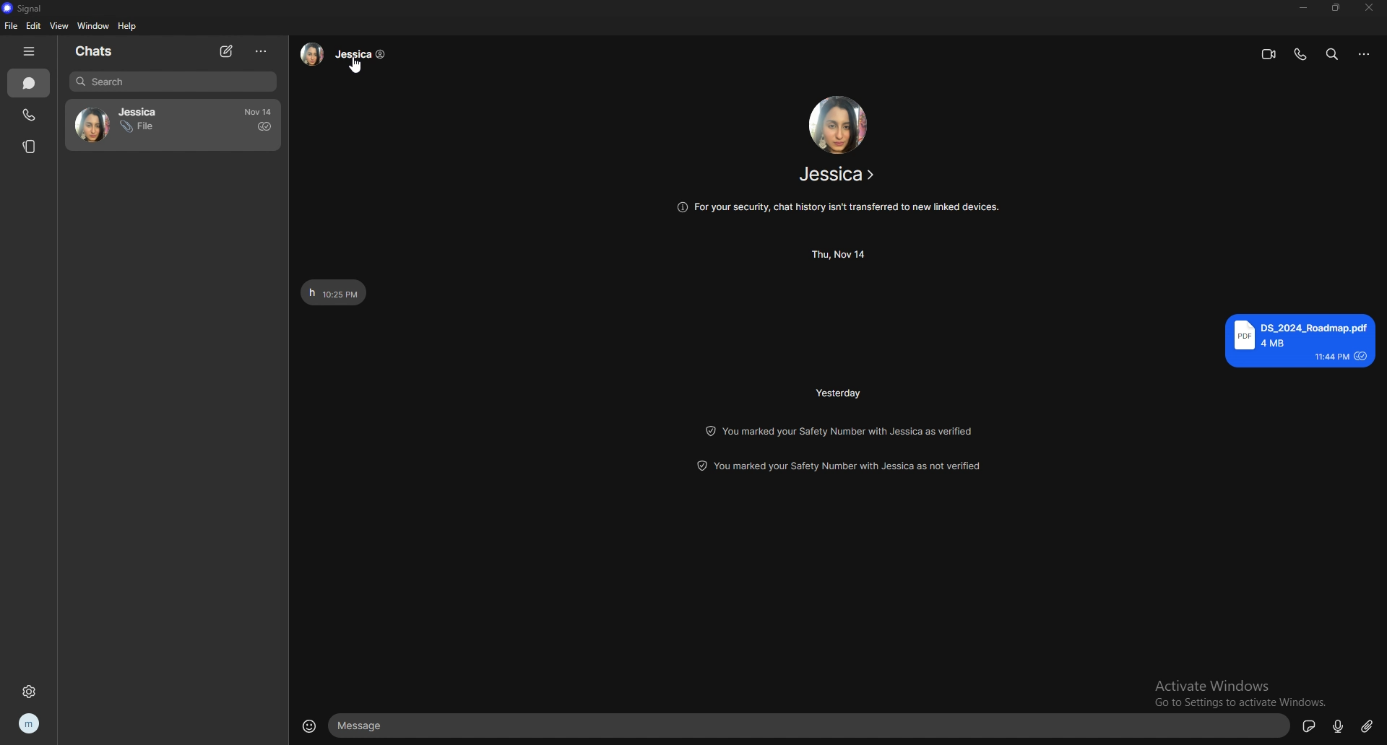 This screenshot has width=1387, height=745. I want to click on chats, so click(29, 82).